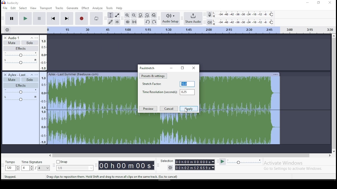  Describe the element at coordinates (91, 108) in the screenshot. I see `audio track` at that location.